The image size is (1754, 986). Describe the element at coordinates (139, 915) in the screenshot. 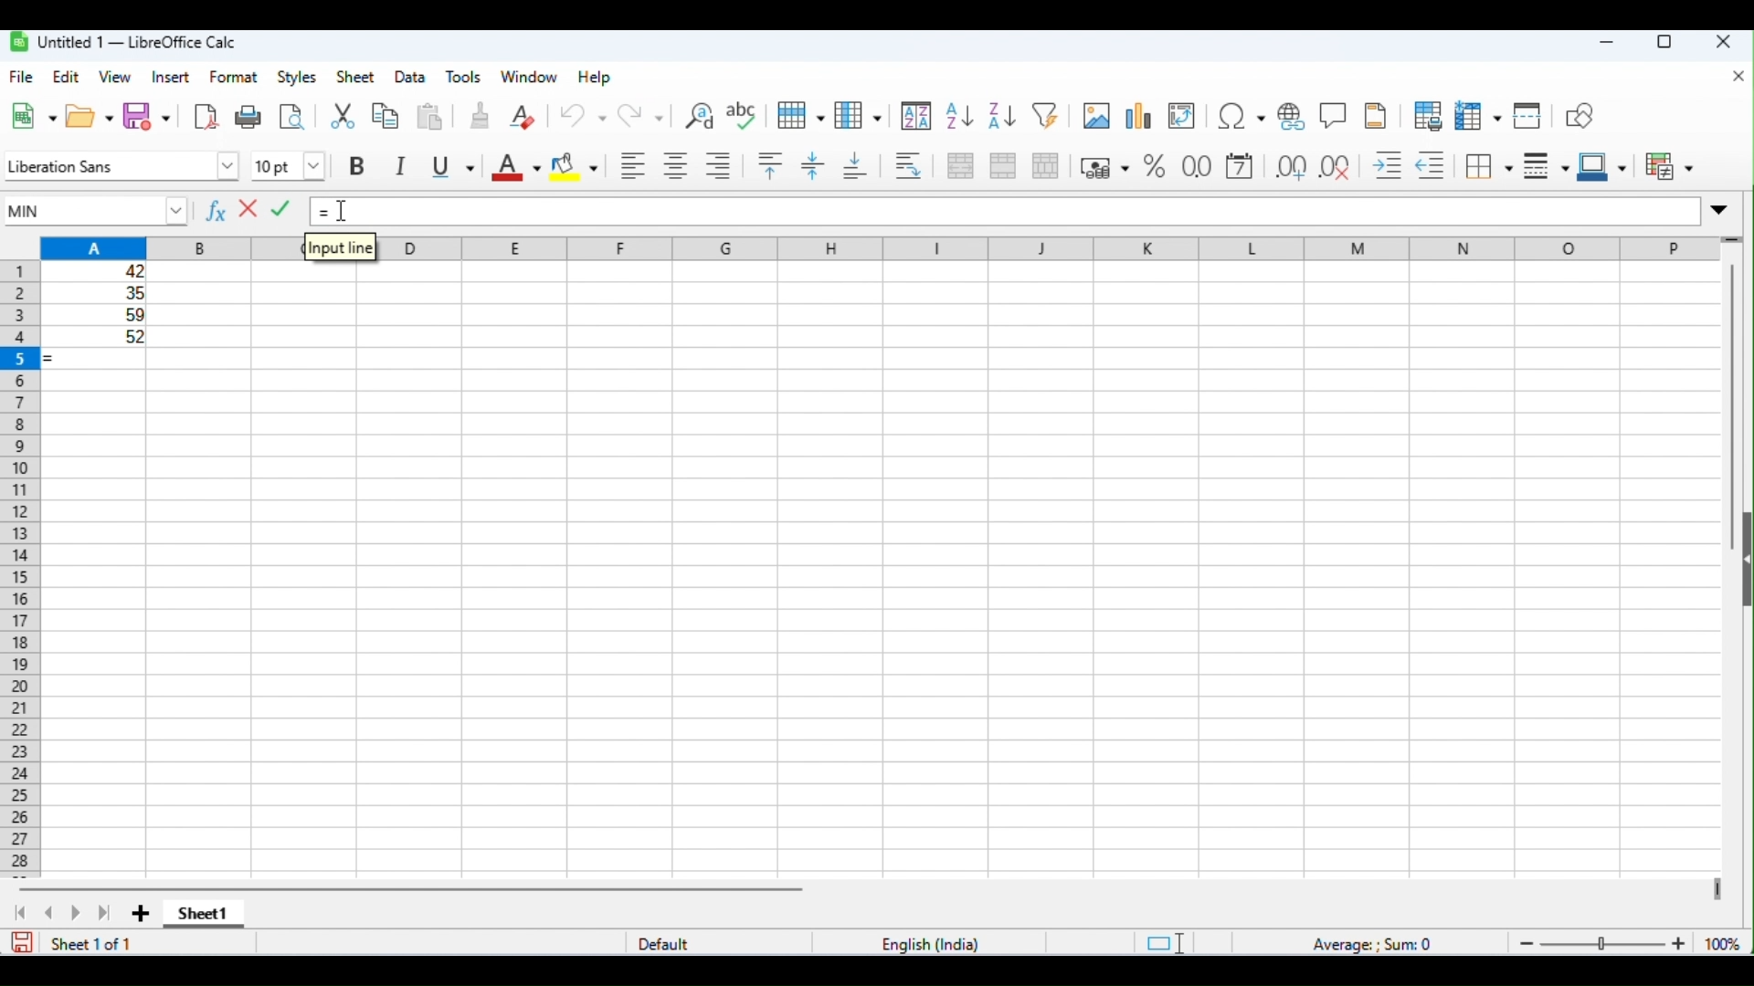

I see `add new sheet` at that location.